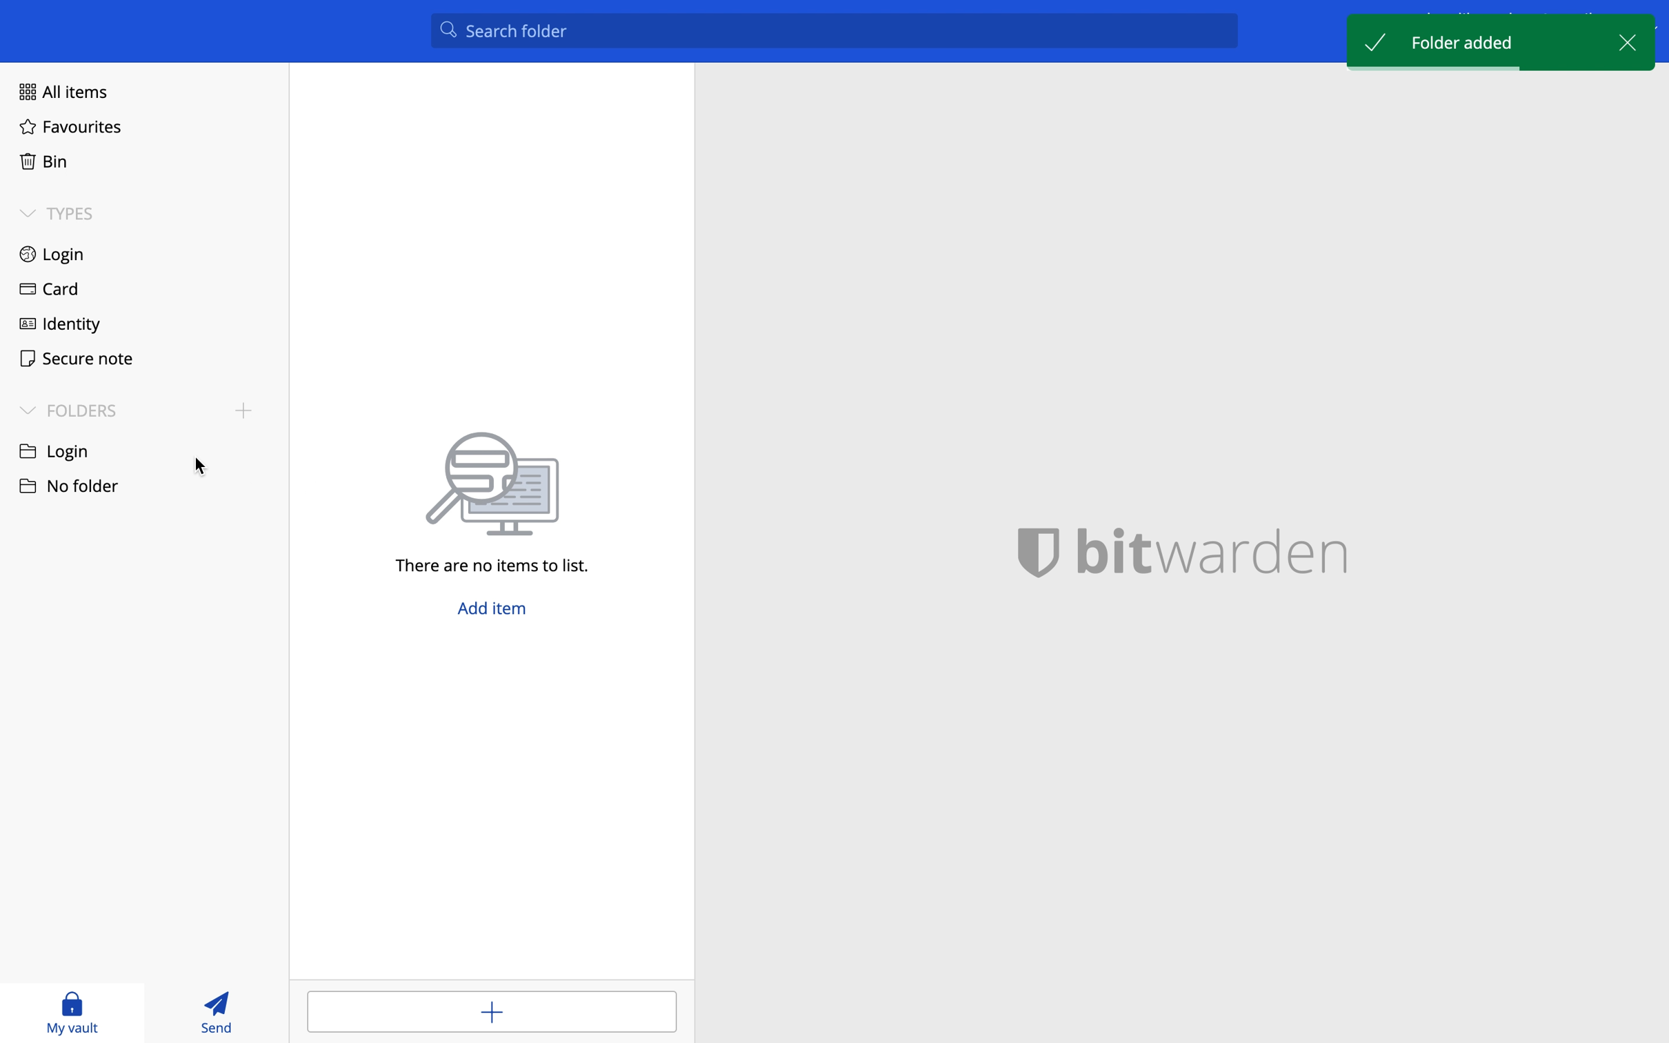 The width and height of the screenshot is (1669, 1043). I want to click on send, so click(220, 1011).